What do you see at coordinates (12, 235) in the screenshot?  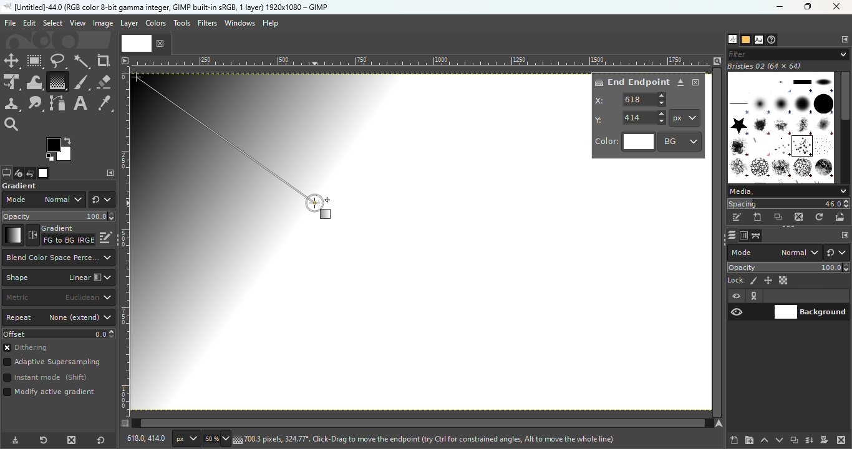 I see `Gradient` at bounding box center [12, 235].